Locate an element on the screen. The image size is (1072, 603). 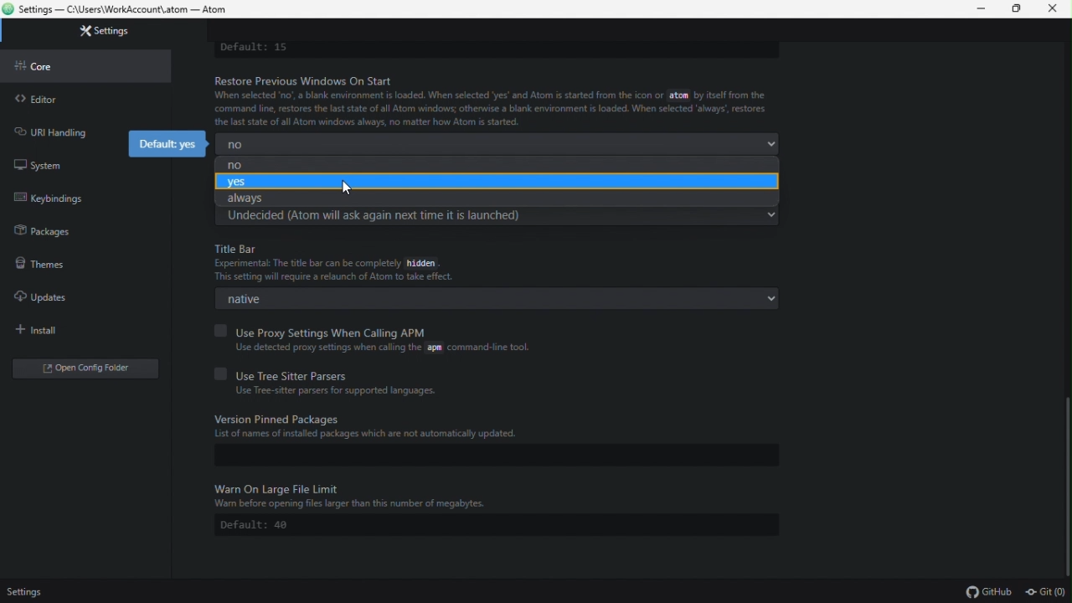
Use Tree Sitter Parsers is located at coordinates (286, 372).